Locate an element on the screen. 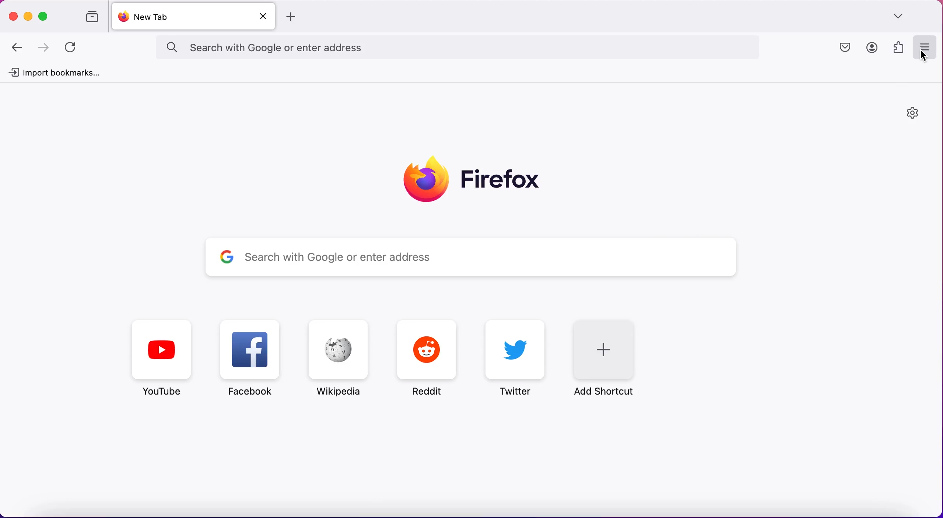 The height and width of the screenshot is (518, 943). search with google or email address is located at coordinates (469, 258).